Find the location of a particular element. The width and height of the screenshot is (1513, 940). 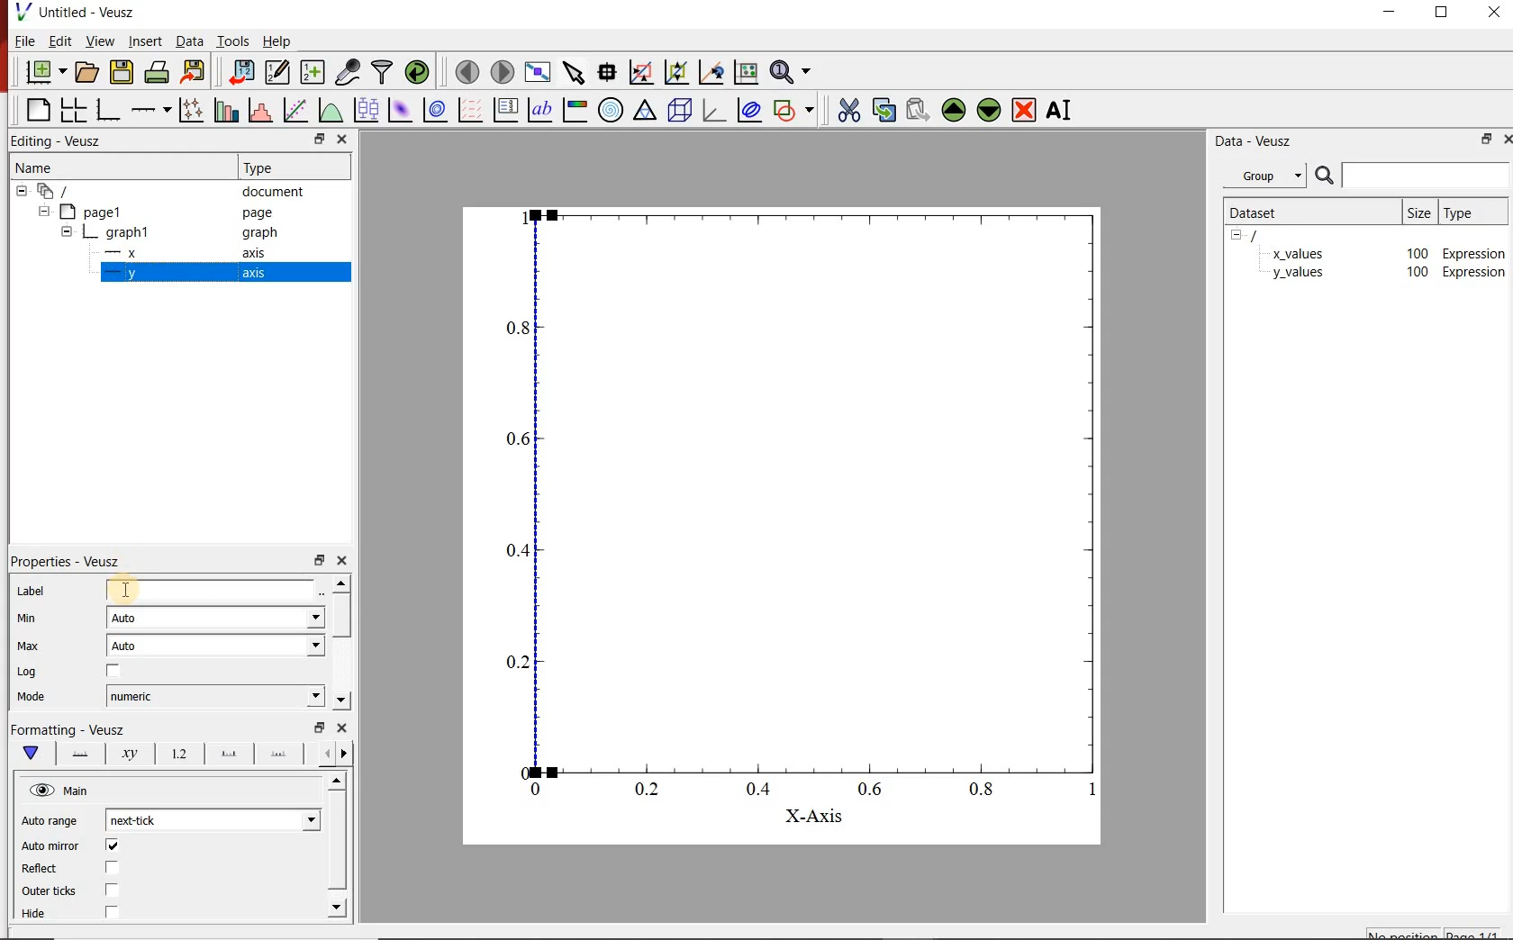

minor ticks is located at coordinates (281, 754).